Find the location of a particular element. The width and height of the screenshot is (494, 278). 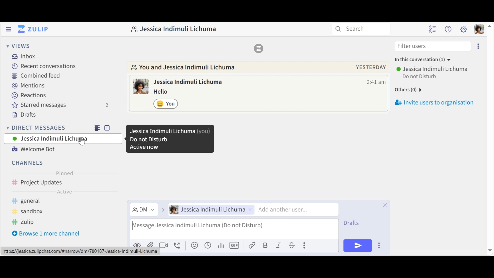

Drafts is located at coordinates (356, 222).